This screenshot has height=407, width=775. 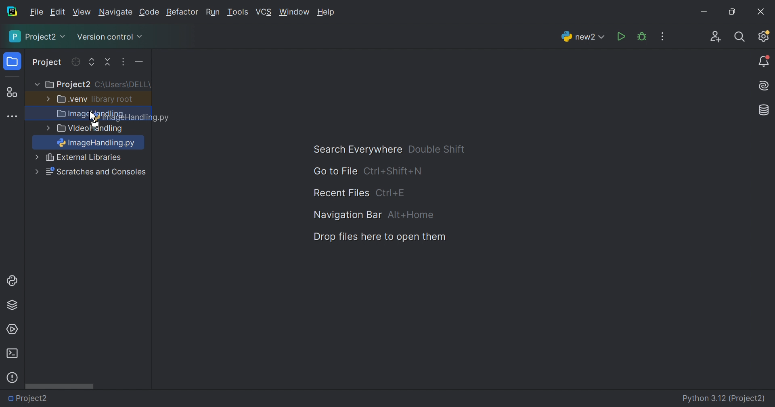 I want to click on Structure, so click(x=12, y=93).